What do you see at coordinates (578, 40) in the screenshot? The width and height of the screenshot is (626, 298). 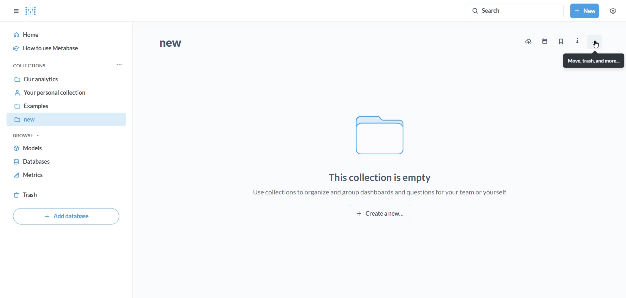 I see `info ` at bounding box center [578, 40].